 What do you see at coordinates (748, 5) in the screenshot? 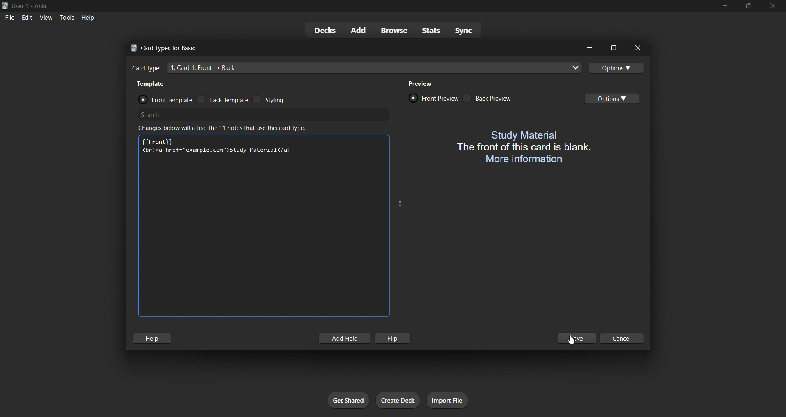
I see `maximize/restore` at bounding box center [748, 5].